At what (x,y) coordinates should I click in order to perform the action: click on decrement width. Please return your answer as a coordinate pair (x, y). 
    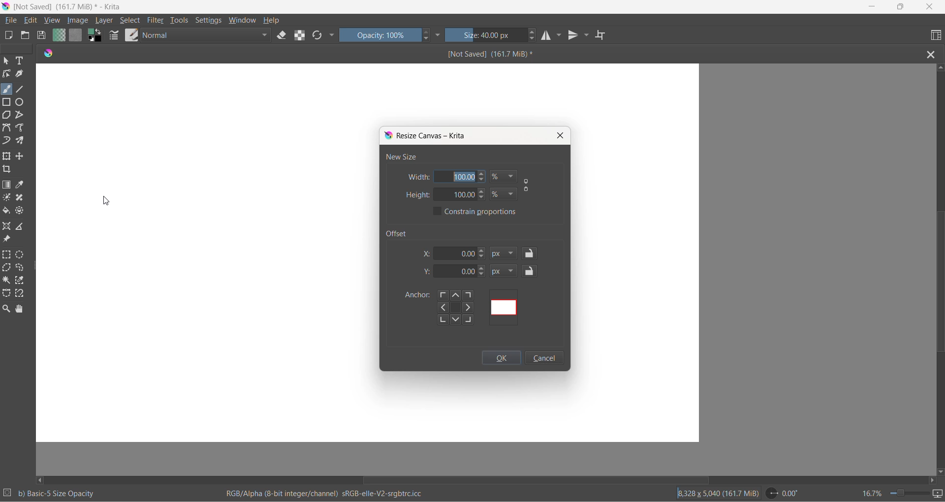
    Looking at the image, I should click on (485, 180).